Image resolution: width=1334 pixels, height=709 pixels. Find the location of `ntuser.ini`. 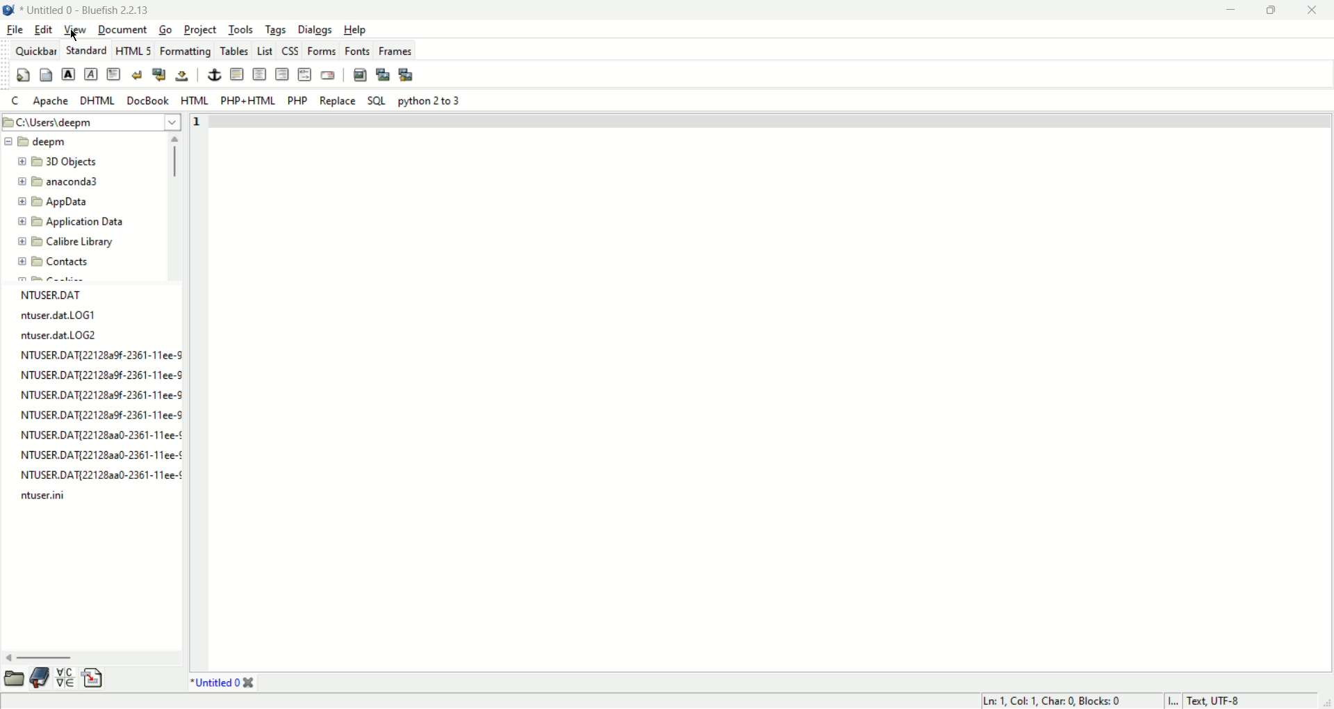

ntuser.ini is located at coordinates (42, 495).